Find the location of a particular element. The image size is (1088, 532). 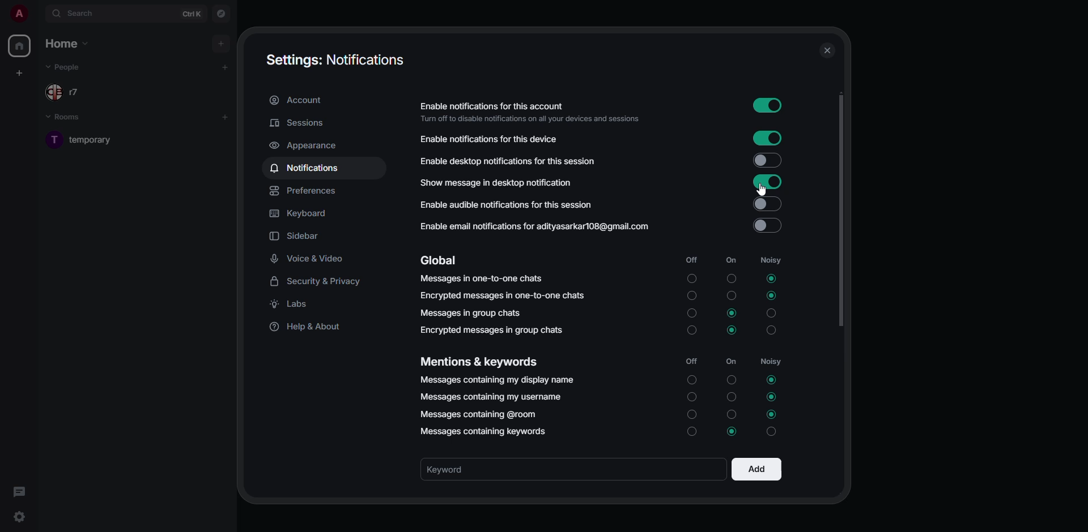

room is located at coordinates (93, 139).